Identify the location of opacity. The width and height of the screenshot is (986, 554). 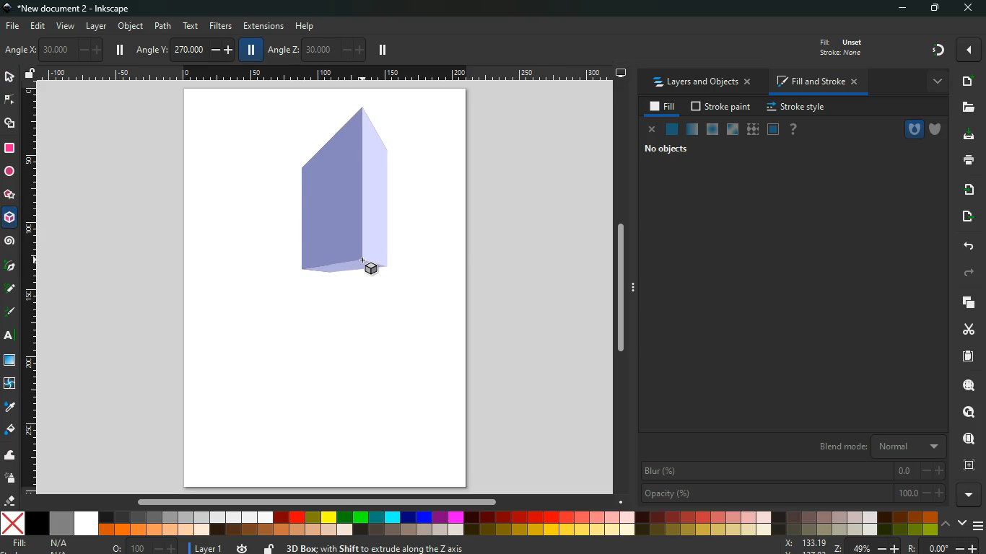
(692, 130).